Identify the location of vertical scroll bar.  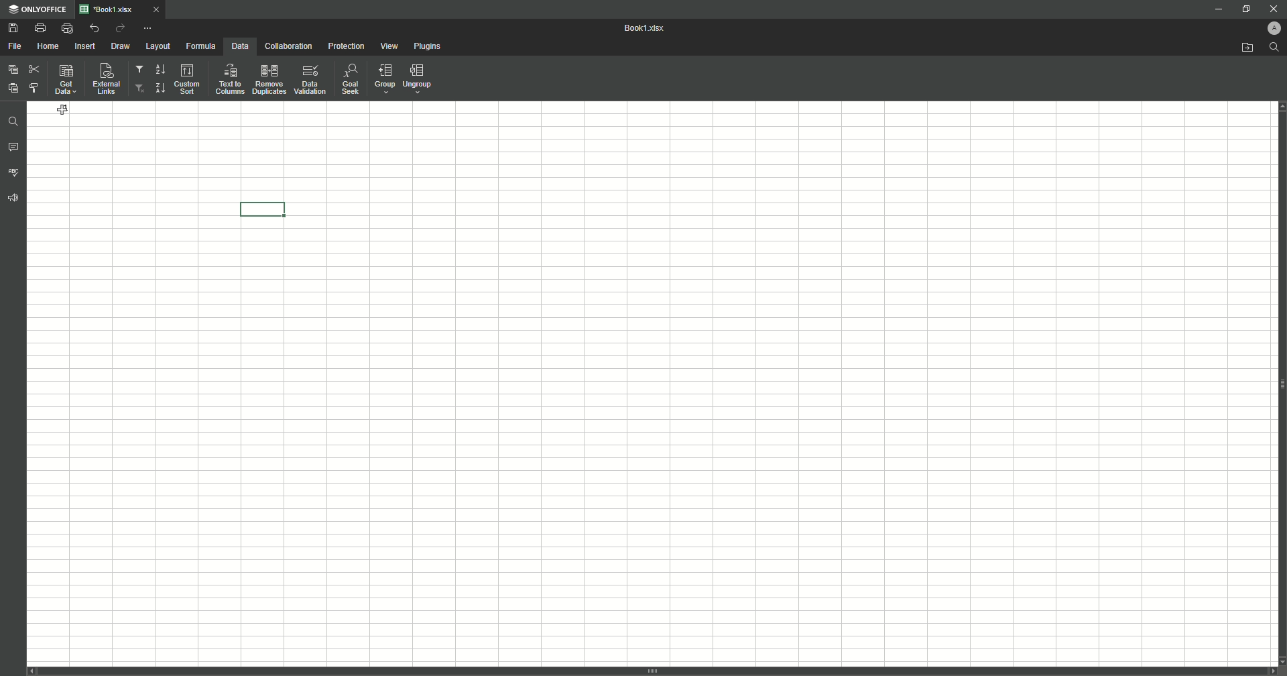
(652, 671).